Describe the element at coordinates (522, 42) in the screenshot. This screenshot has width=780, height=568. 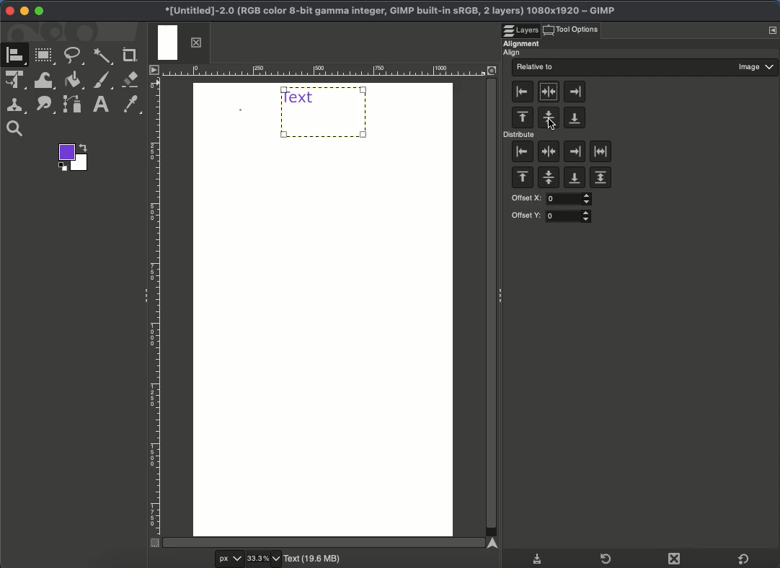
I see `Alignment` at that location.